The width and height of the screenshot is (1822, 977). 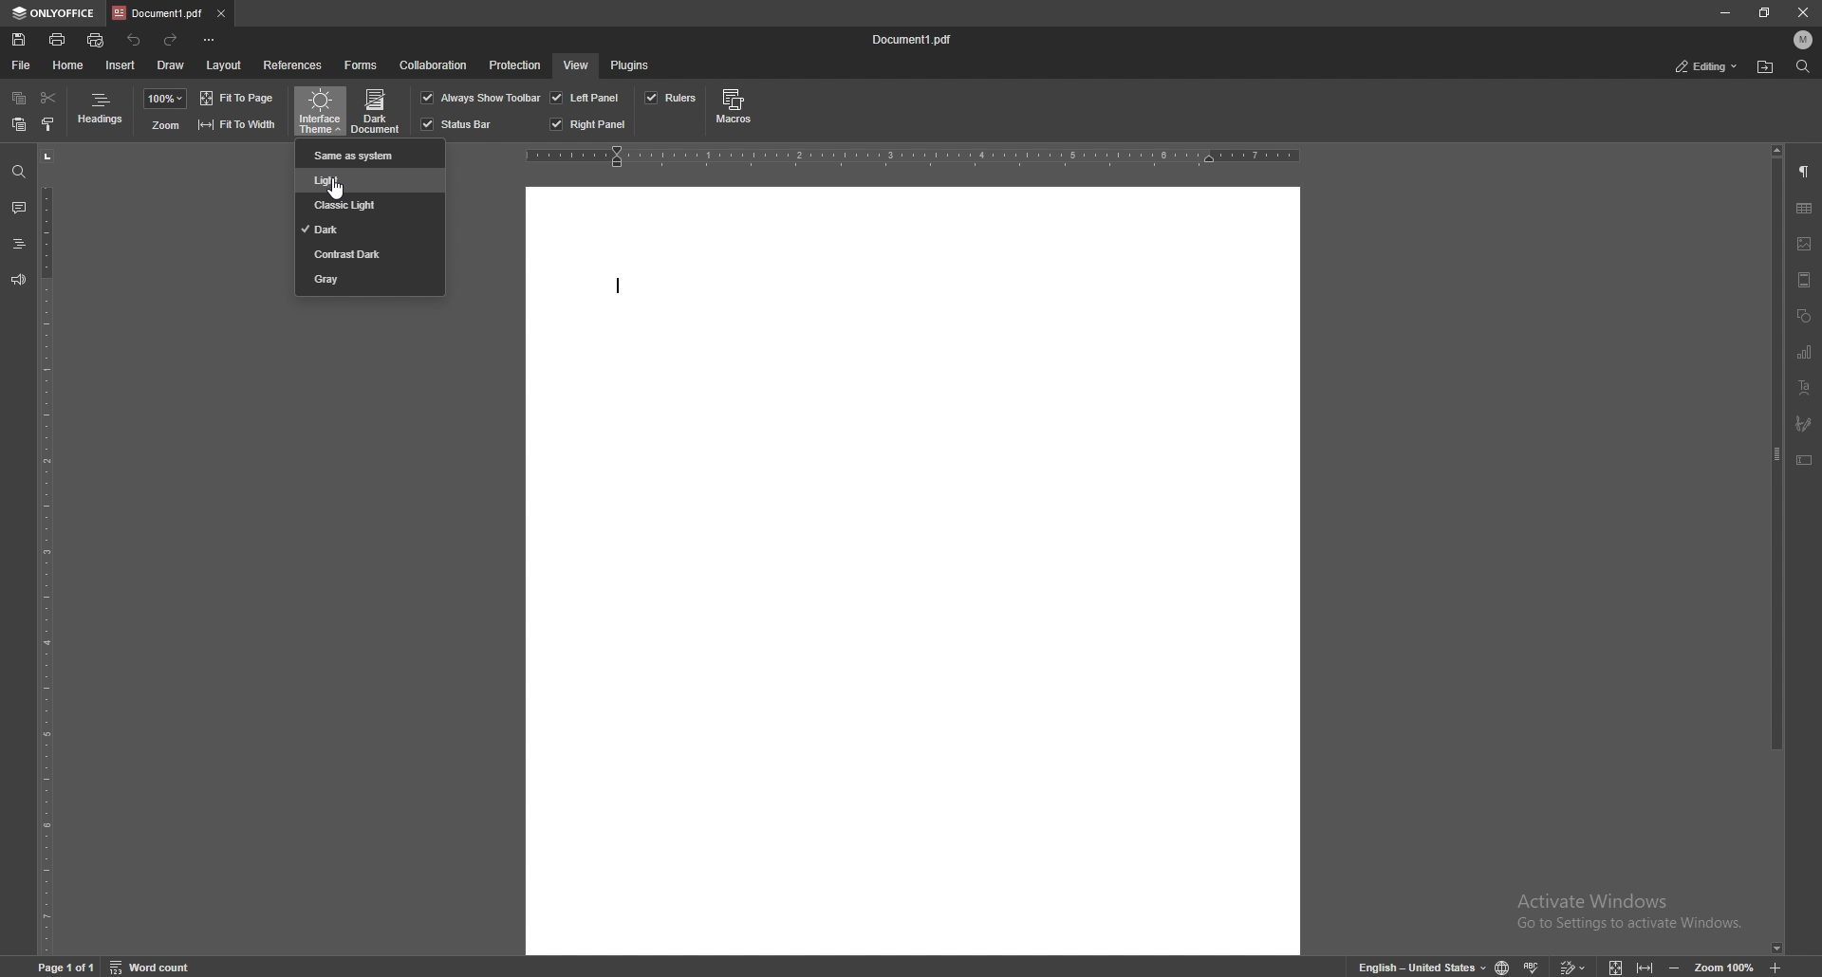 I want to click on view, so click(x=574, y=66).